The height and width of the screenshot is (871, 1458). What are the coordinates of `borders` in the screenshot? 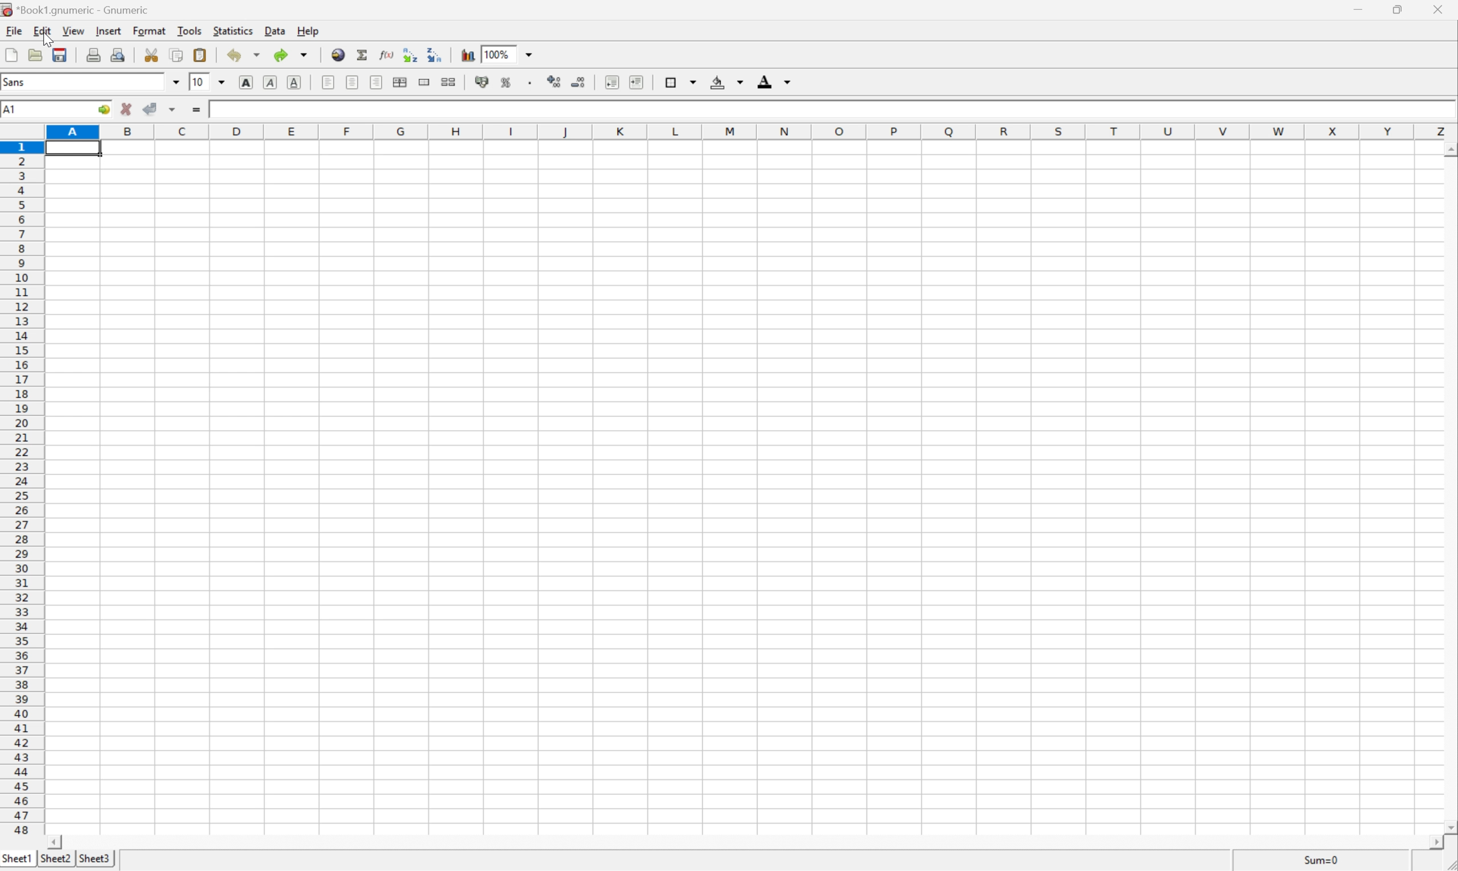 It's located at (681, 82).